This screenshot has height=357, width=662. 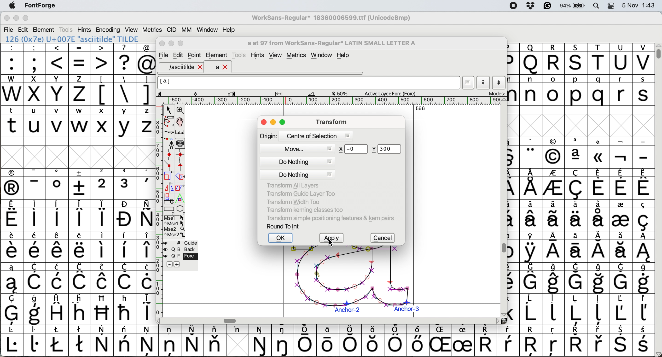 I want to click on Point, so click(x=195, y=56).